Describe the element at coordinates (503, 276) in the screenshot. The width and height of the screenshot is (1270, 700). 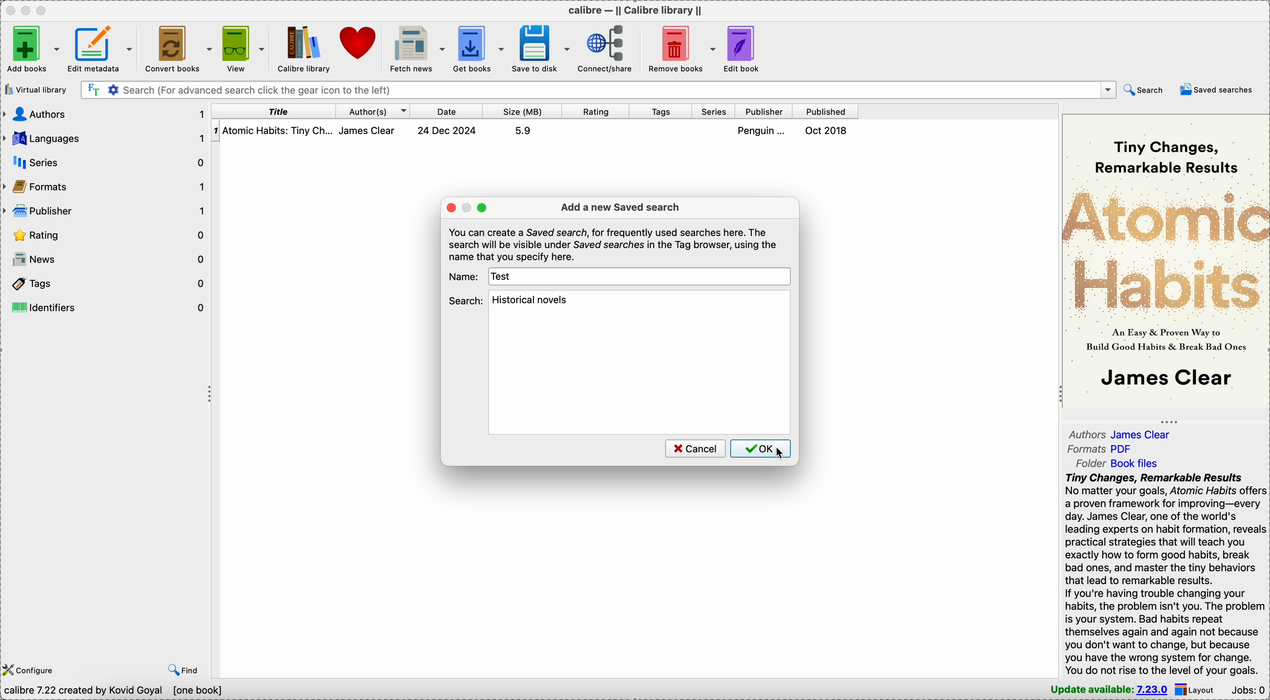
I see `test` at that location.